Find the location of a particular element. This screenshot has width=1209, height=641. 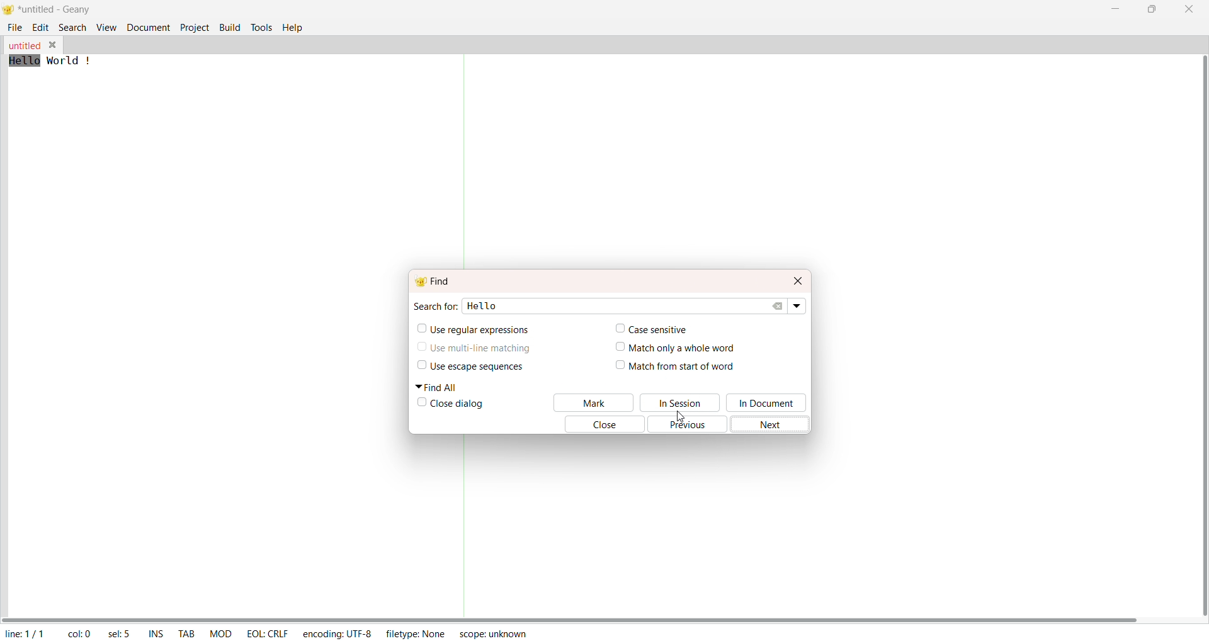

Script Unknown is located at coordinates (494, 635).